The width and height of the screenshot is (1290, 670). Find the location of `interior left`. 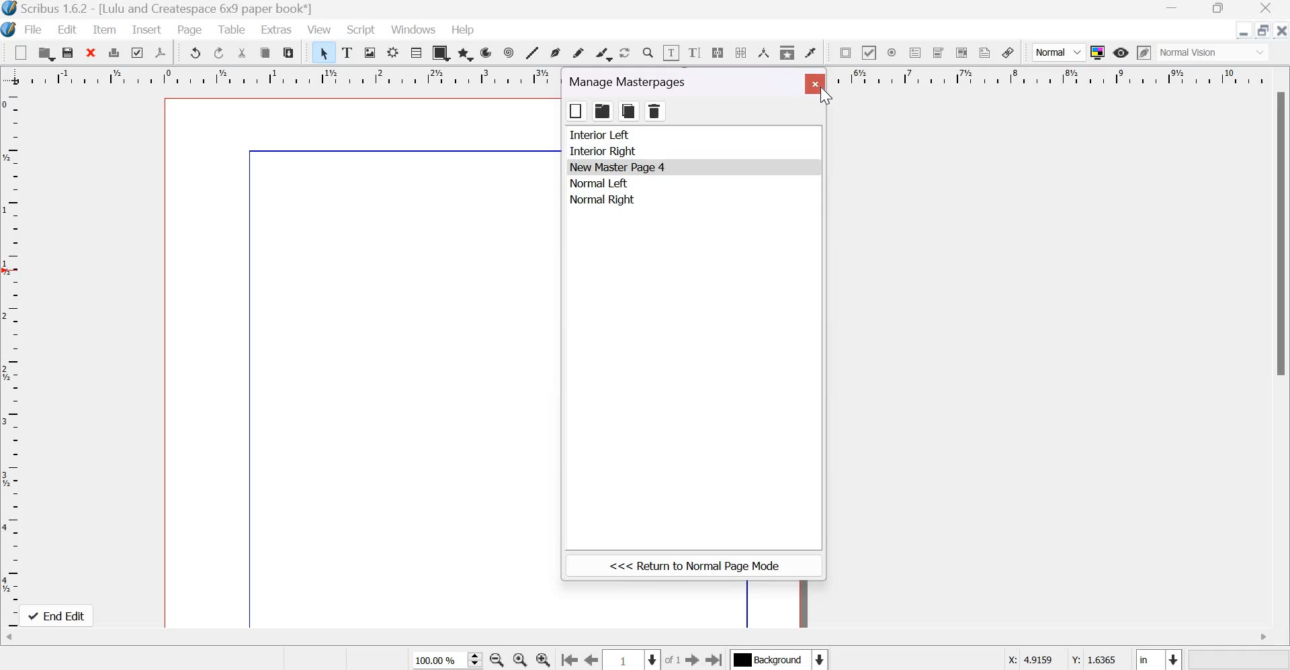

interior left is located at coordinates (603, 134).